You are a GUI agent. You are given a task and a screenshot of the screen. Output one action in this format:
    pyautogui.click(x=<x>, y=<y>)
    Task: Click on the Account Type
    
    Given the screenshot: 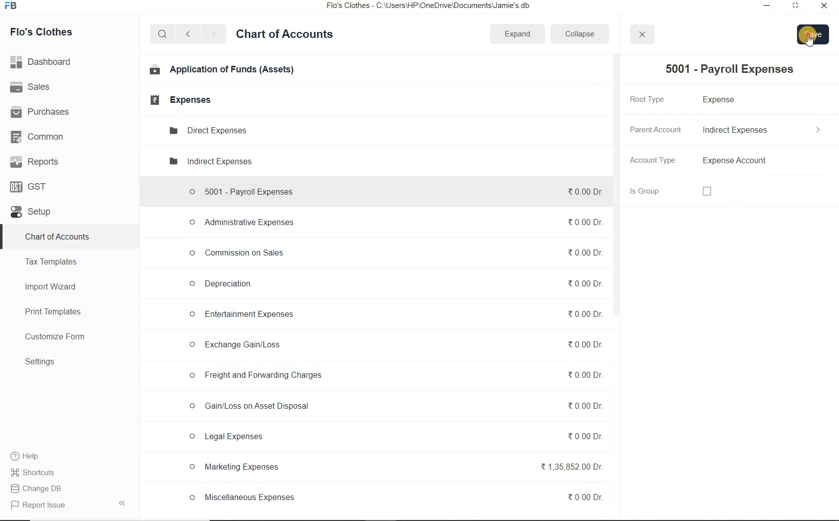 What is the action you would take?
    pyautogui.click(x=654, y=162)
    